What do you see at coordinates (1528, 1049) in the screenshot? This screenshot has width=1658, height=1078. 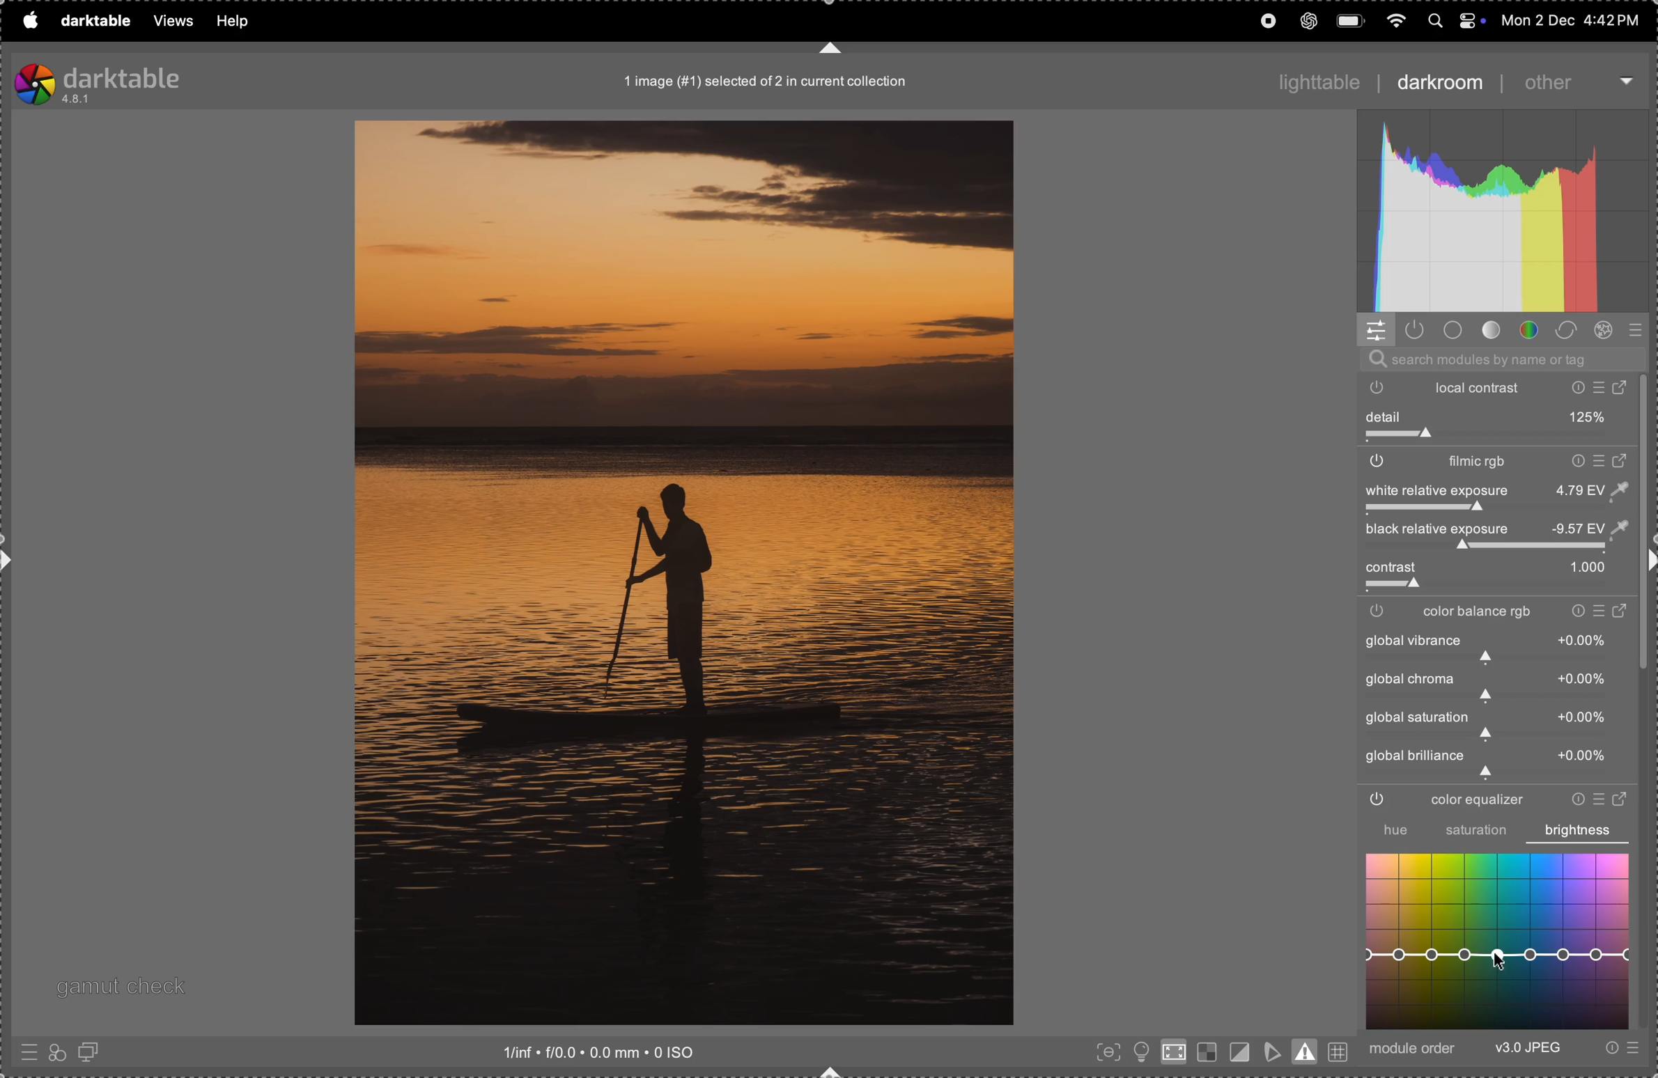 I see `v3 jpeg` at bounding box center [1528, 1049].